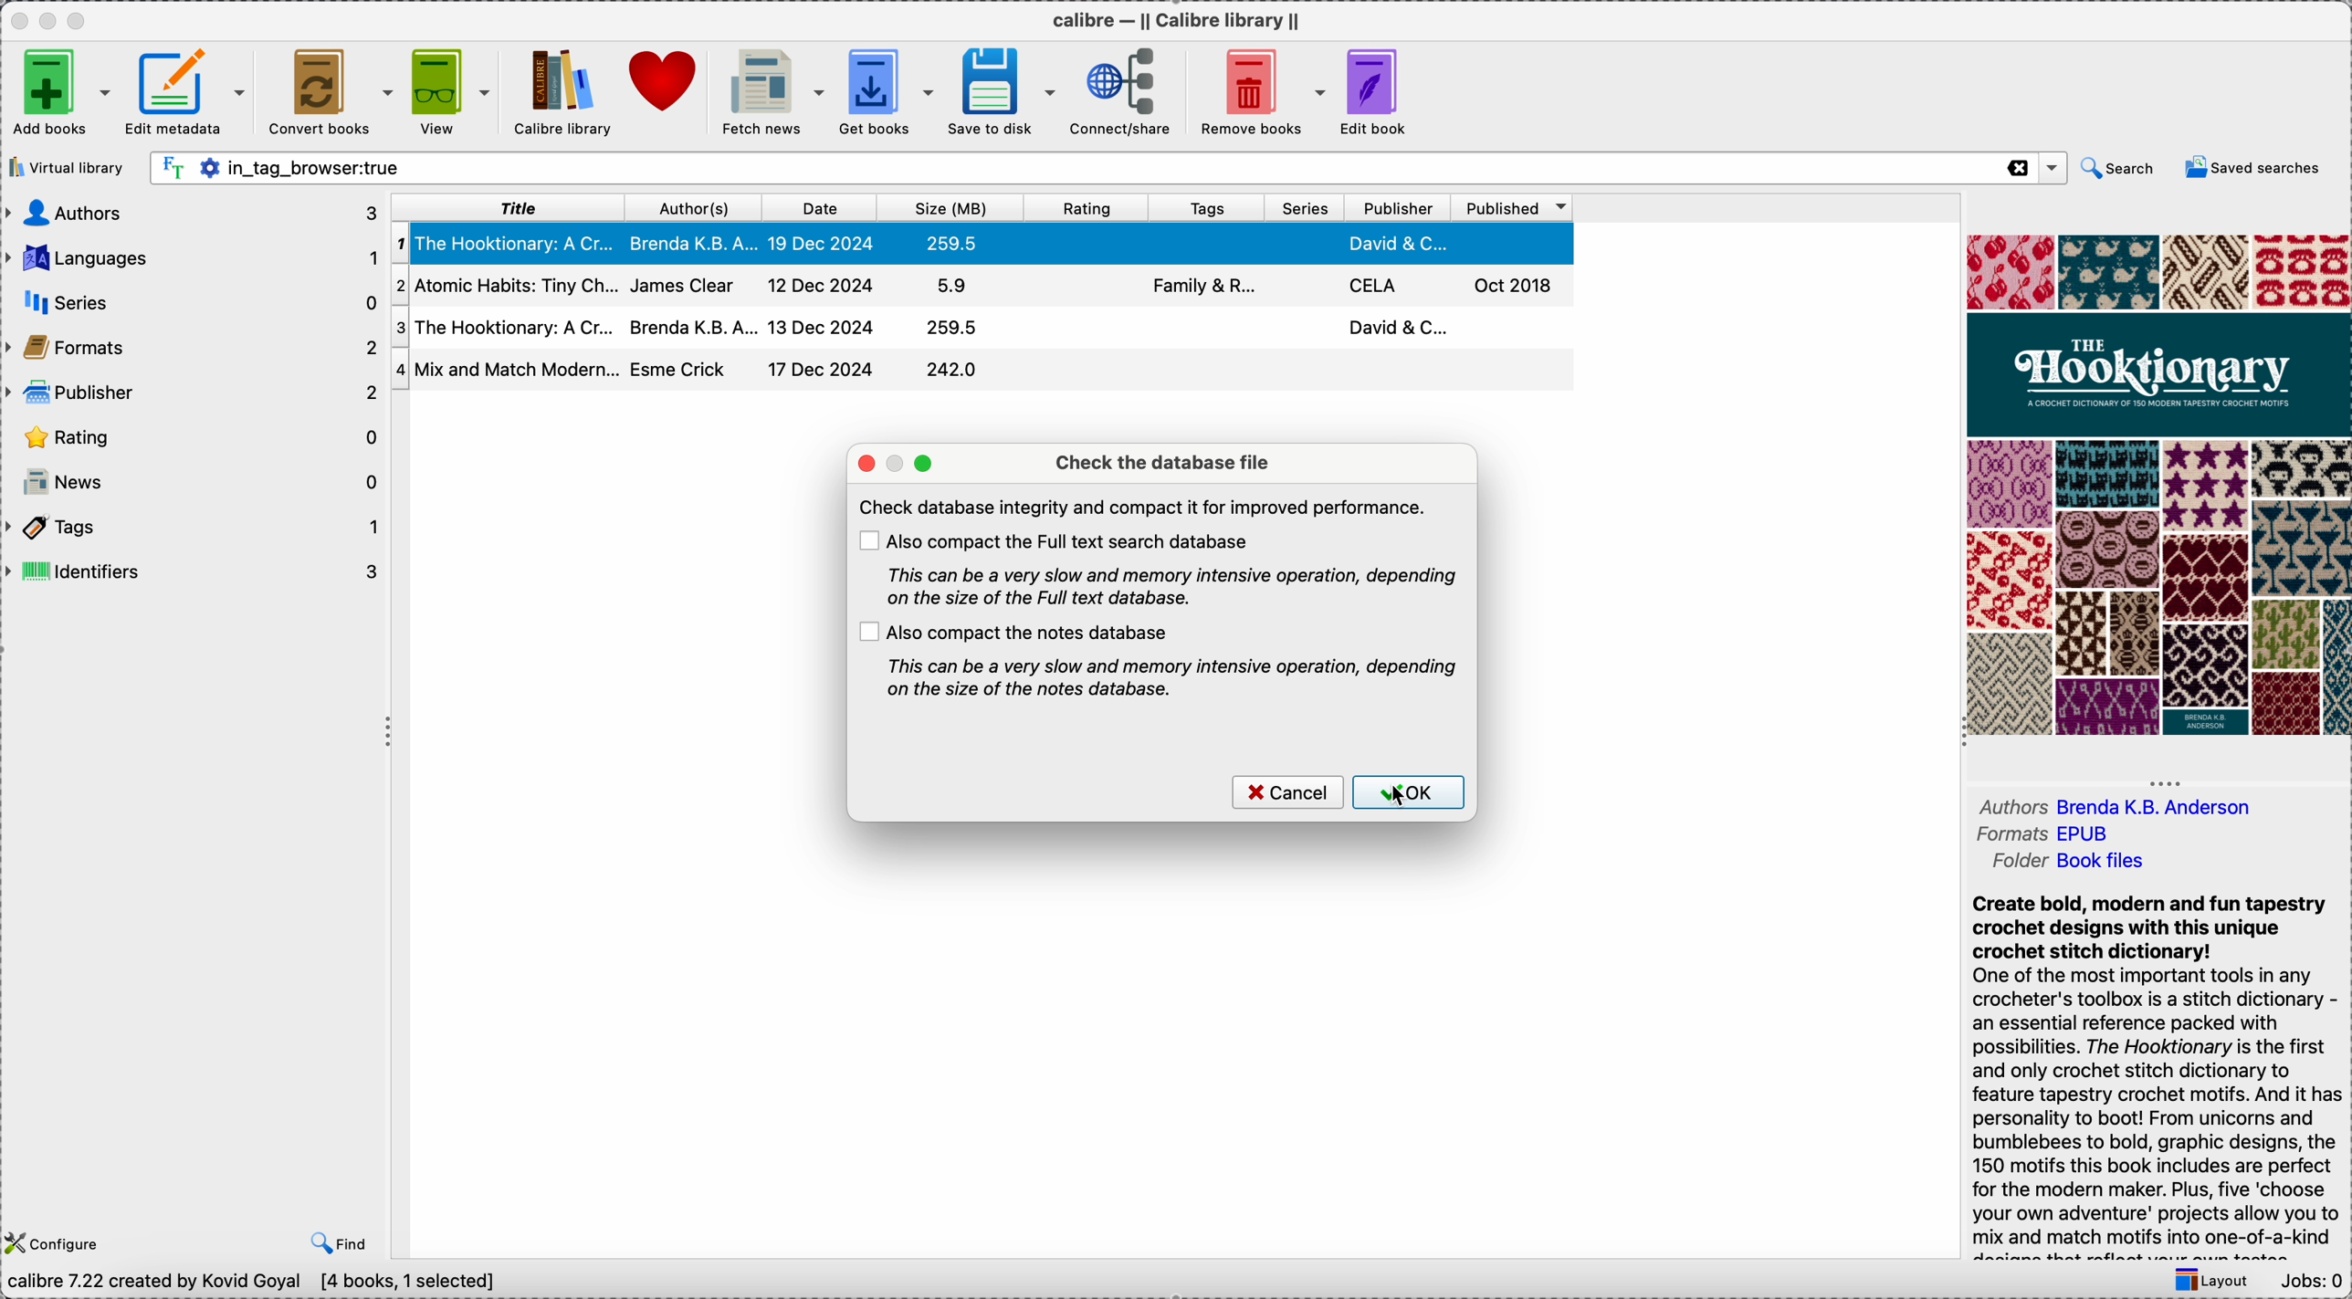  Describe the element at coordinates (665, 88) in the screenshot. I see `donate` at that location.